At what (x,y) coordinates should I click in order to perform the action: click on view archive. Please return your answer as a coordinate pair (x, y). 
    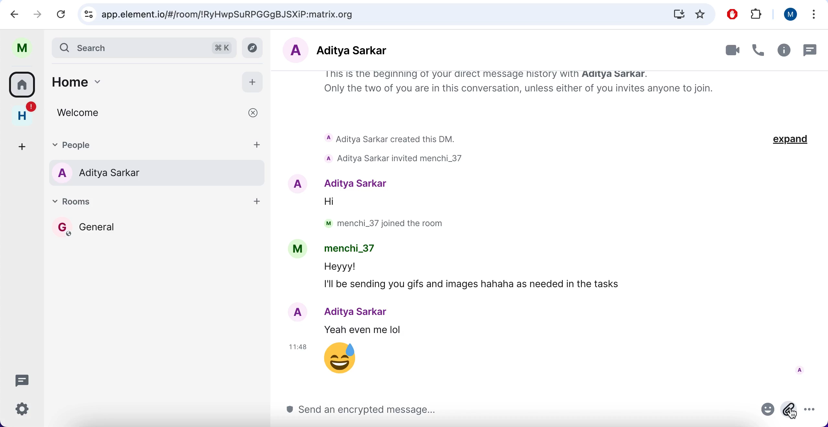
    Looking at the image, I should click on (255, 48).